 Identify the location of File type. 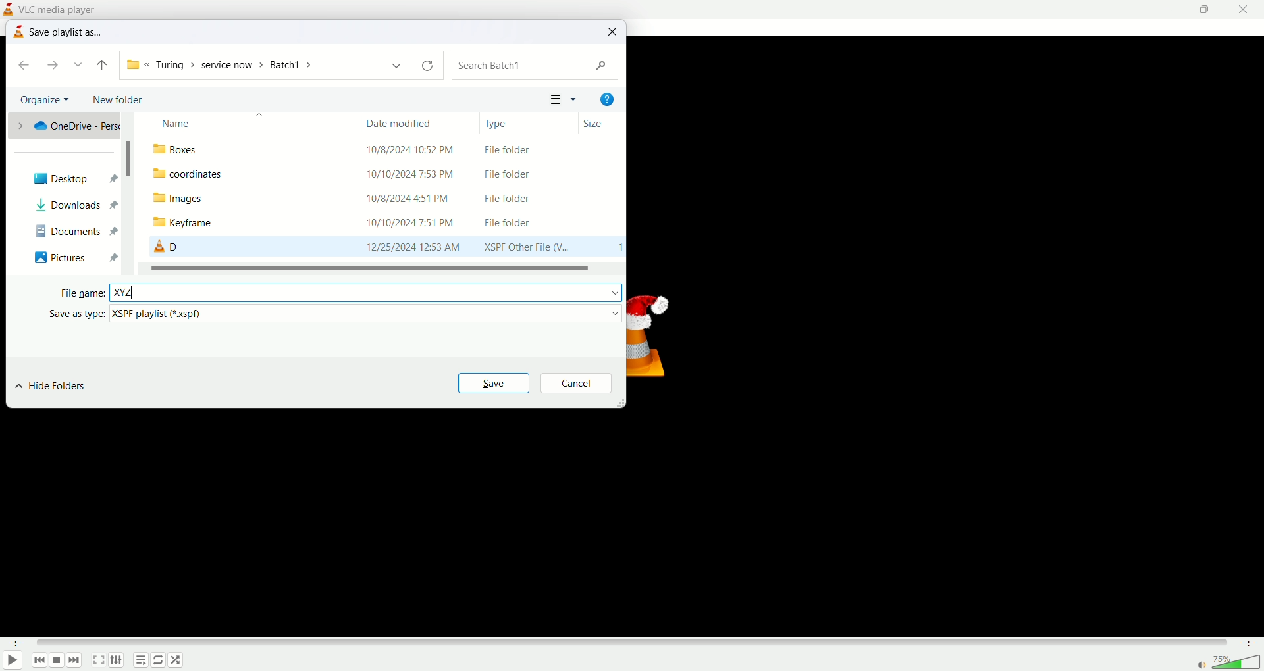
(524, 199).